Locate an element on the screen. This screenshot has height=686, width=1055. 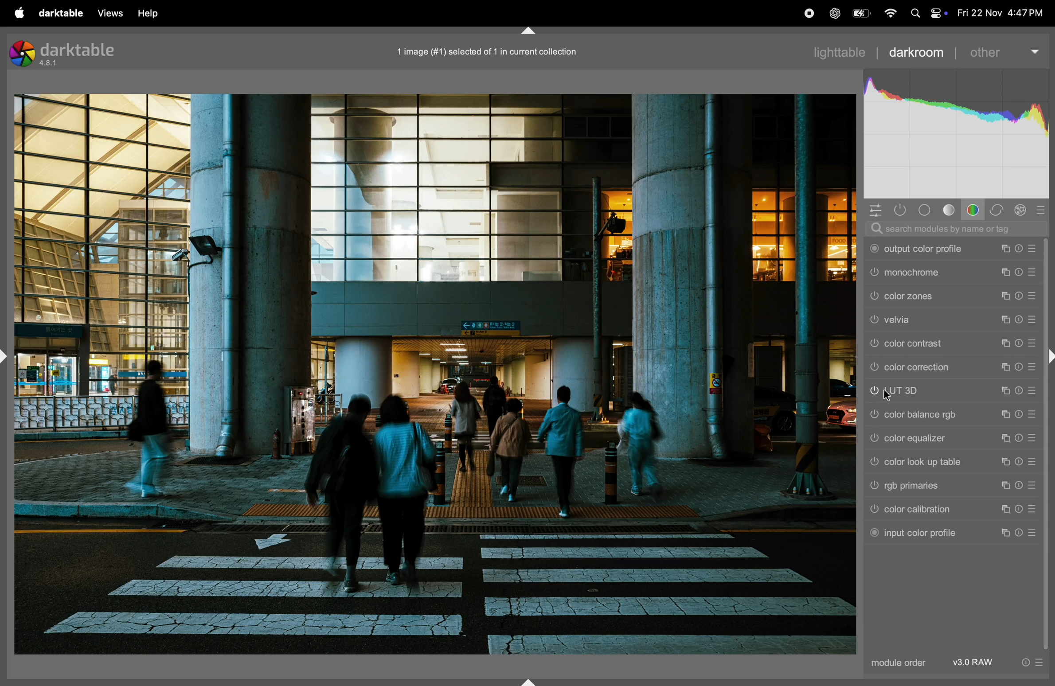
color is located at coordinates (974, 210).